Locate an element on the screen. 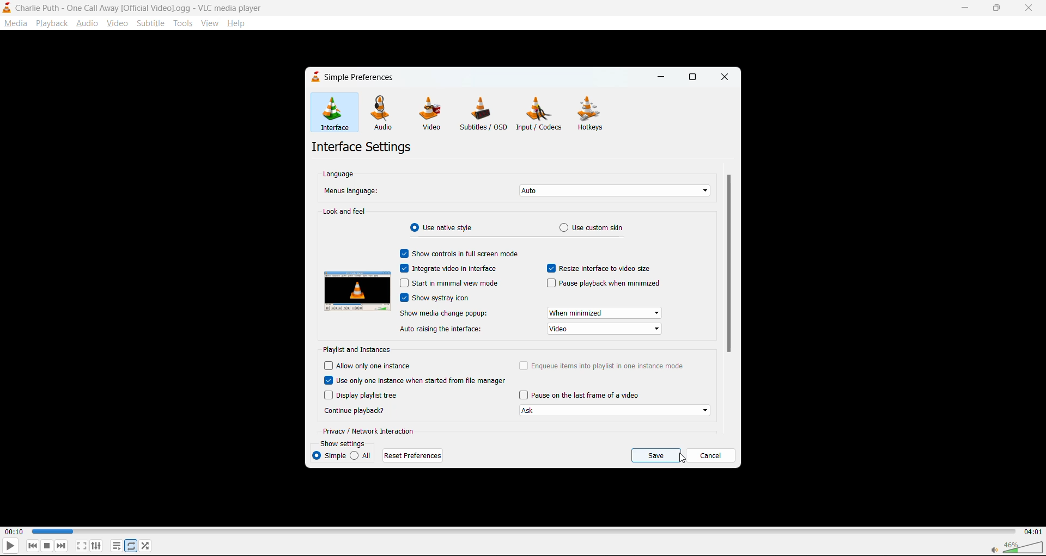 The width and height of the screenshot is (1046, 556). help is located at coordinates (239, 24).